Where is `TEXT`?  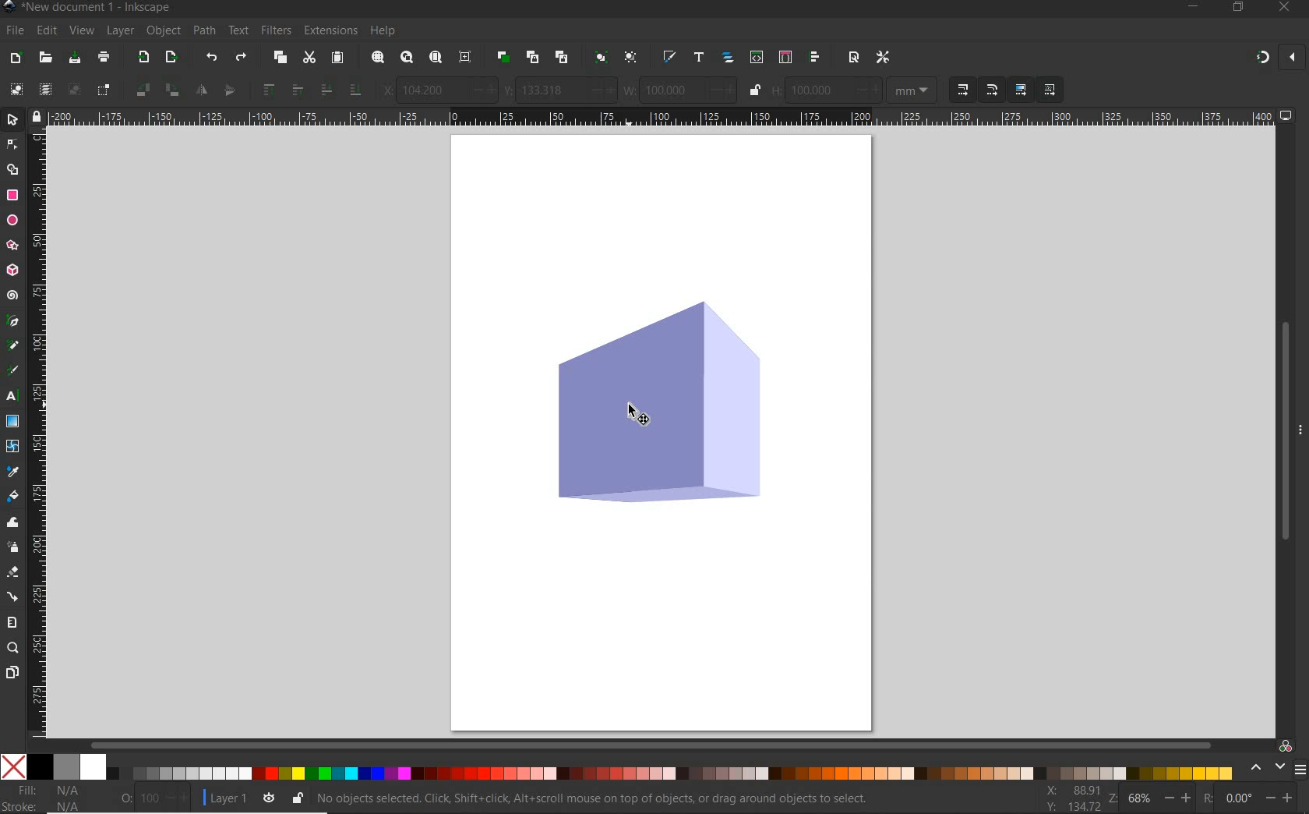
TEXT is located at coordinates (238, 30).